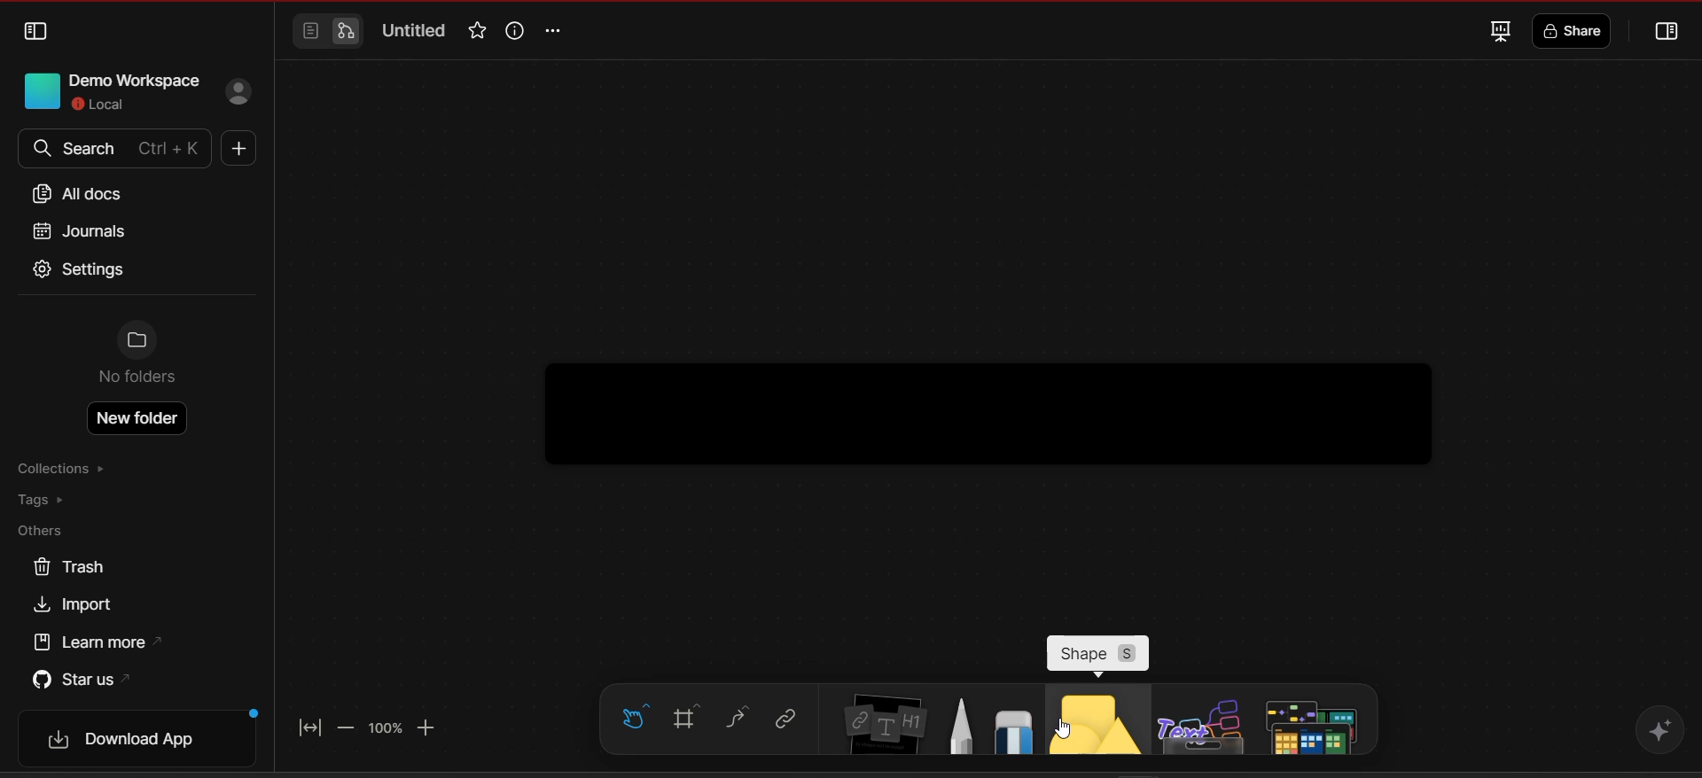 The width and height of the screenshot is (1702, 778). I want to click on search, so click(112, 149).